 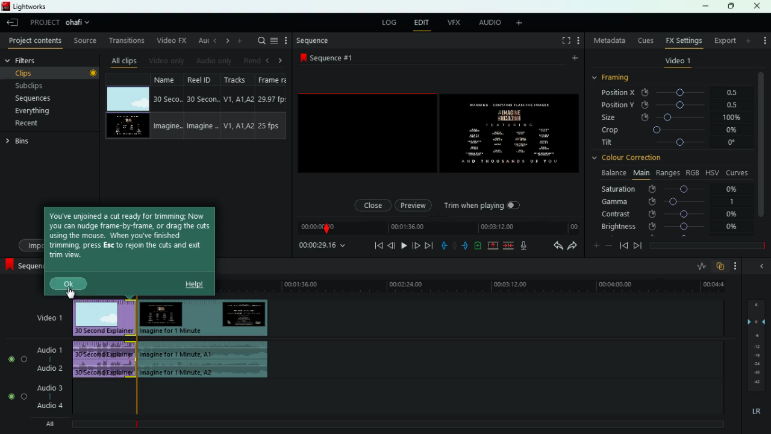 I want to click on mic, so click(x=529, y=247).